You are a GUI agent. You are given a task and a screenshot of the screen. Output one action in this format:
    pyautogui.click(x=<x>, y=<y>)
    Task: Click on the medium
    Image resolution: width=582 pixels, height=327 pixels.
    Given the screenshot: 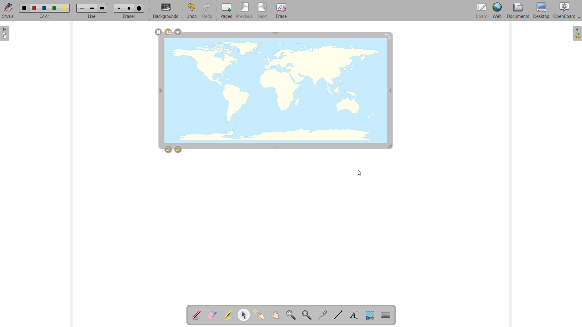 What is the action you would take?
    pyautogui.click(x=92, y=9)
    